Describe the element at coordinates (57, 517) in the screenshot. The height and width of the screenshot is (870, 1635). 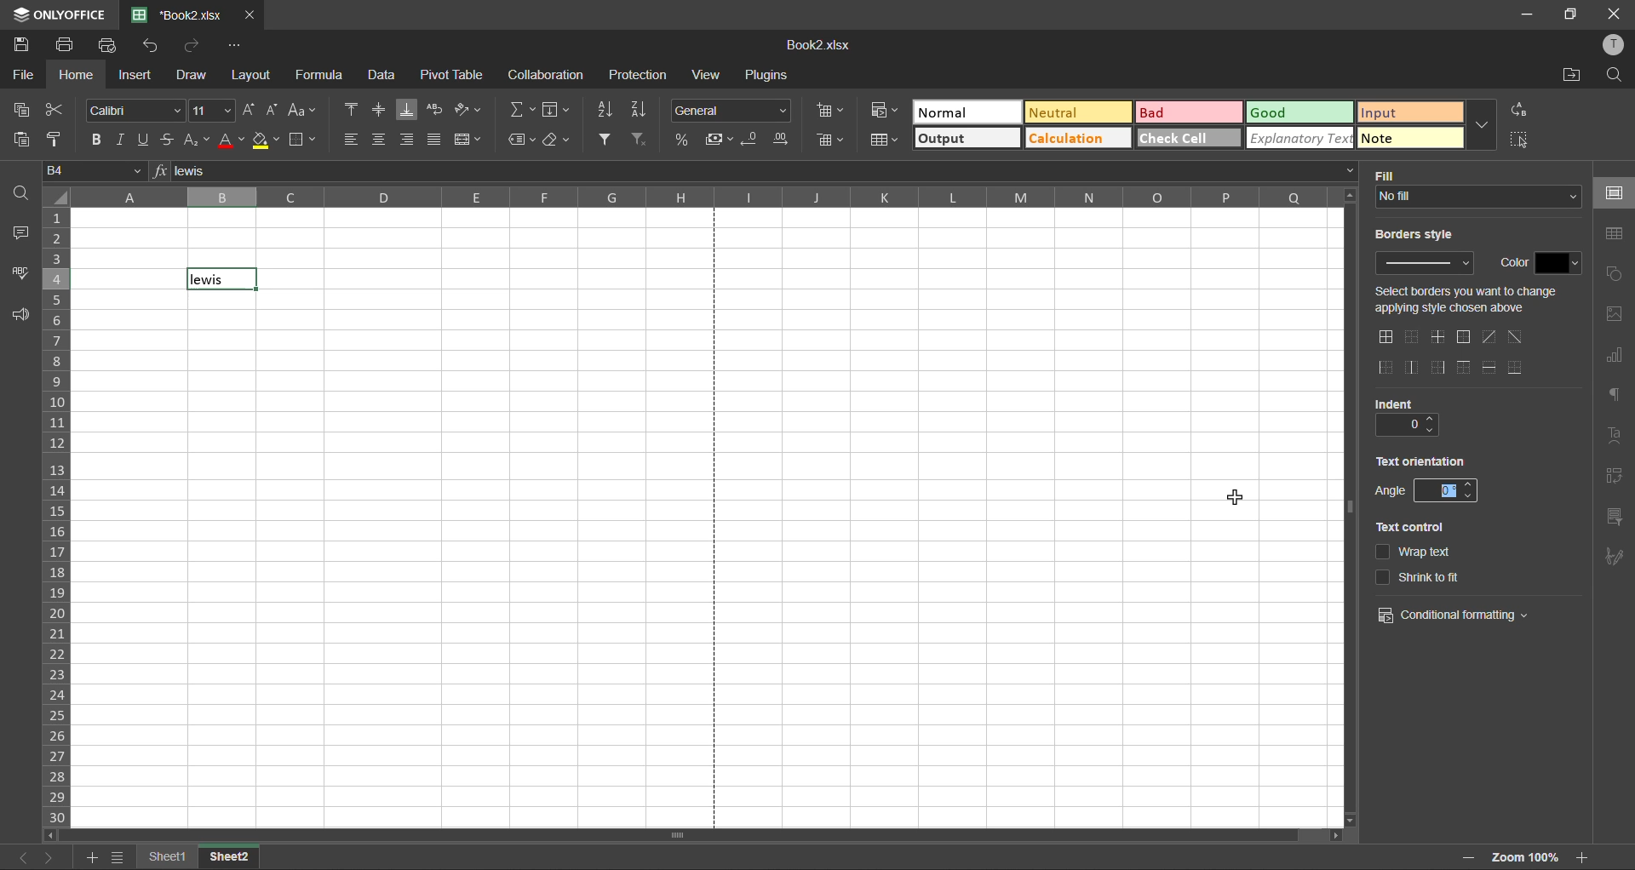
I see `row numbers` at that location.